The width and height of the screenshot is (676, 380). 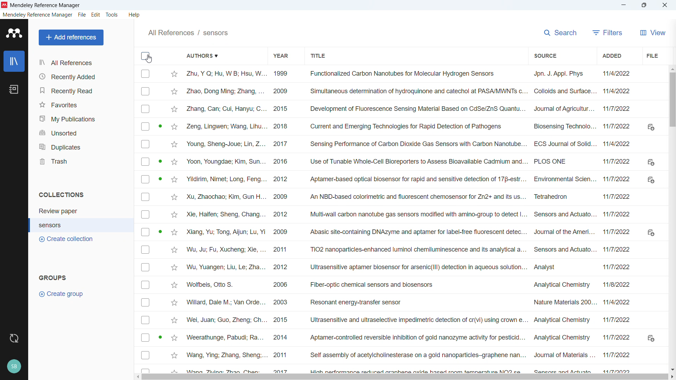 What do you see at coordinates (652, 56) in the screenshot?
I see `File` at bounding box center [652, 56].